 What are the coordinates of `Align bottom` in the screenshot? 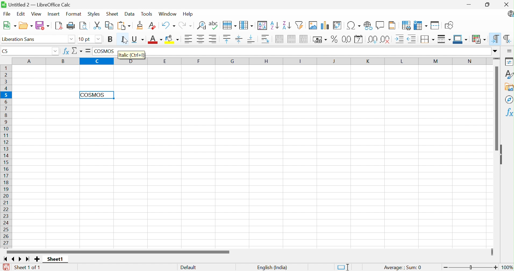 It's located at (251, 40).